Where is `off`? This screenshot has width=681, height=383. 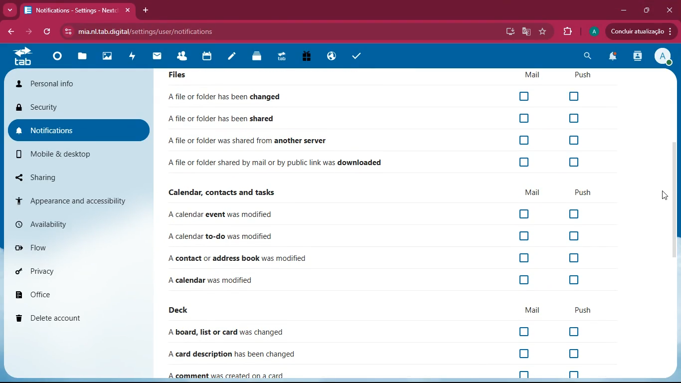 off is located at coordinates (522, 373).